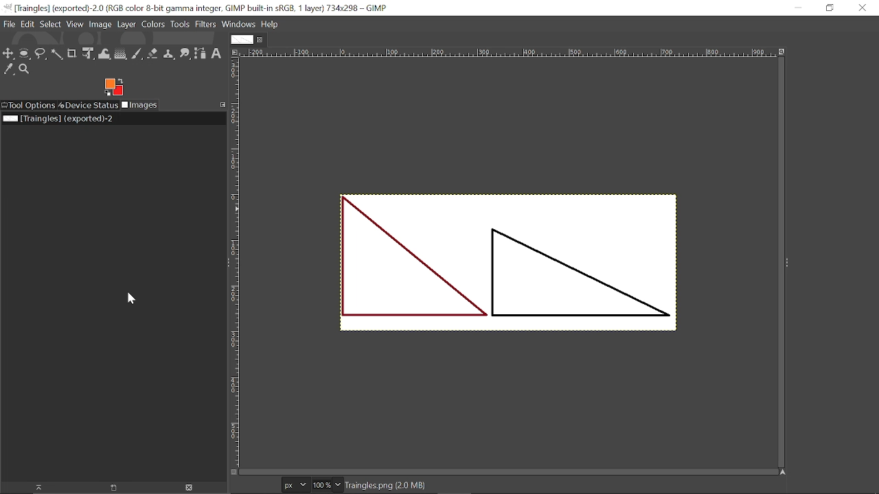 Image resolution: width=879 pixels, height=494 pixels. What do you see at coordinates (321, 484) in the screenshot?
I see `Current zoom` at bounding box center [321, 484].